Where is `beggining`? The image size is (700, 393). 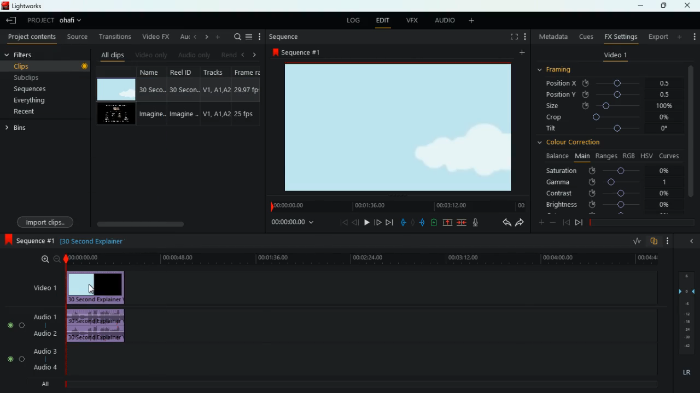
beggining is located at coordinates (565, 222).